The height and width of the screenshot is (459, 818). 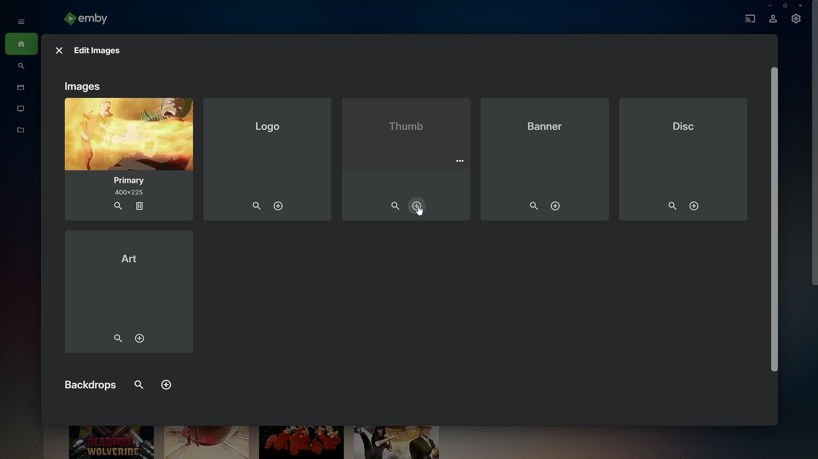 I want to click on Art, so click(x=129, y=293).